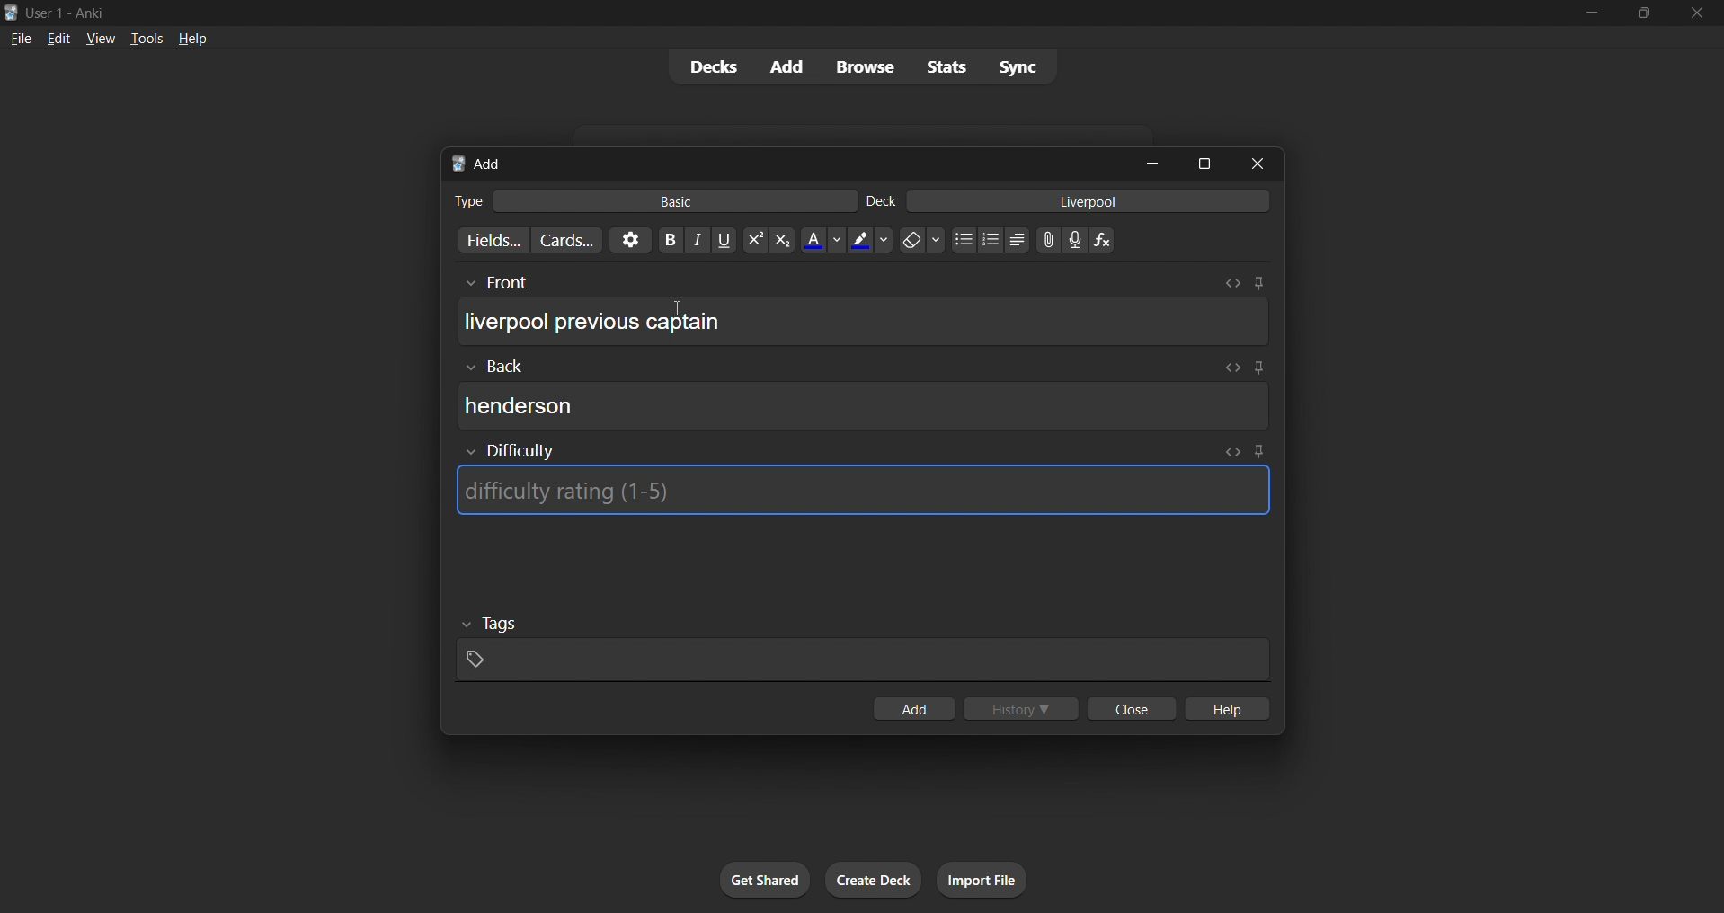  What do you see at coordinates (1588, 14) in the screenshot?
I see `minimize` at bounding box center [1588, 14].